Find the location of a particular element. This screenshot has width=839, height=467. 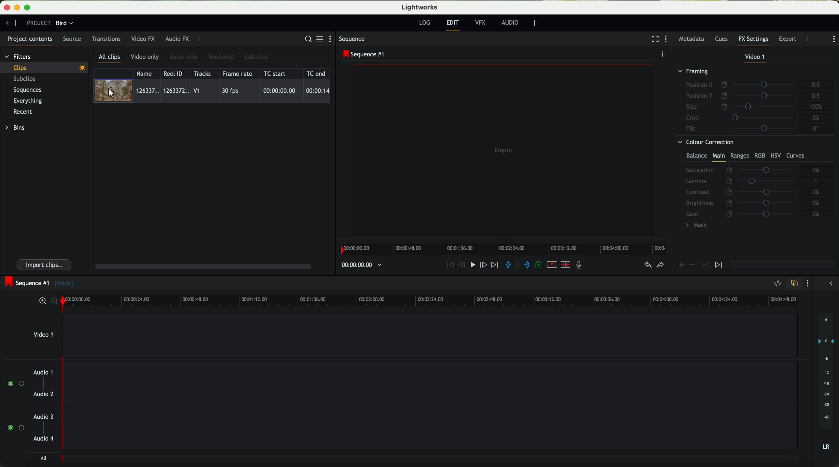

0% is located at coordinates (817, 192).